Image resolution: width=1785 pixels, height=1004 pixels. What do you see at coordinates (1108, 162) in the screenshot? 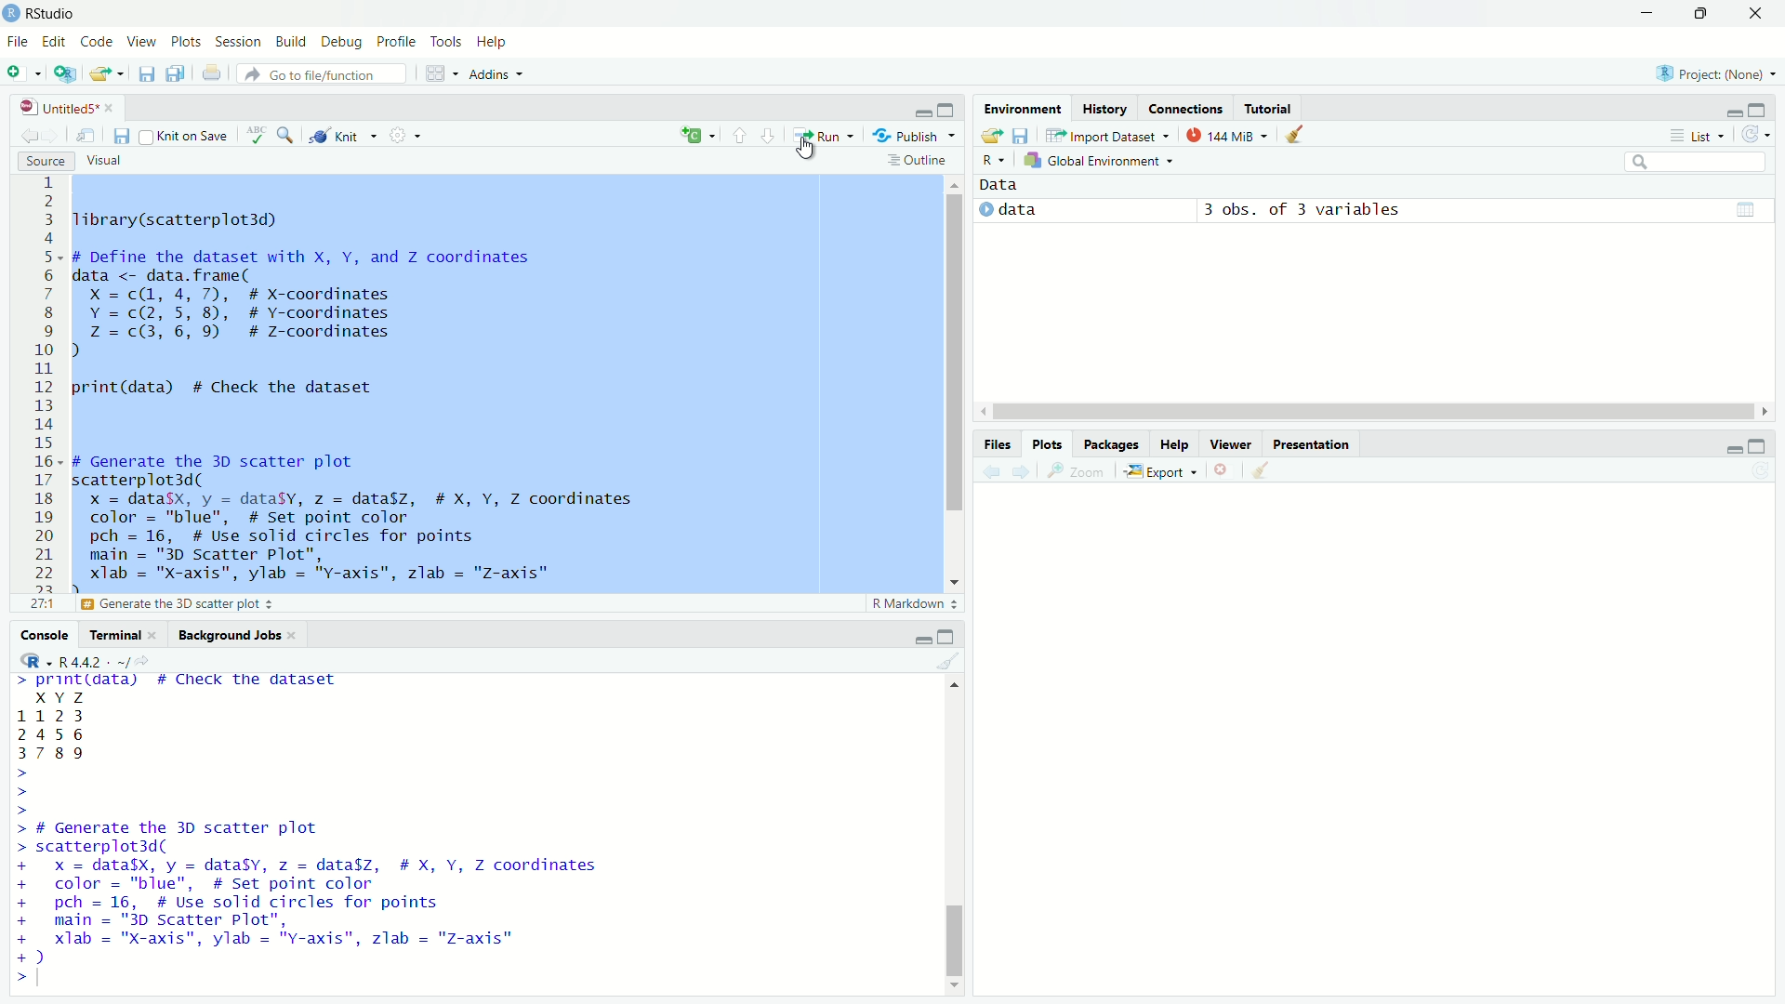
I see `global environment` at bounding box center [1108, 162].